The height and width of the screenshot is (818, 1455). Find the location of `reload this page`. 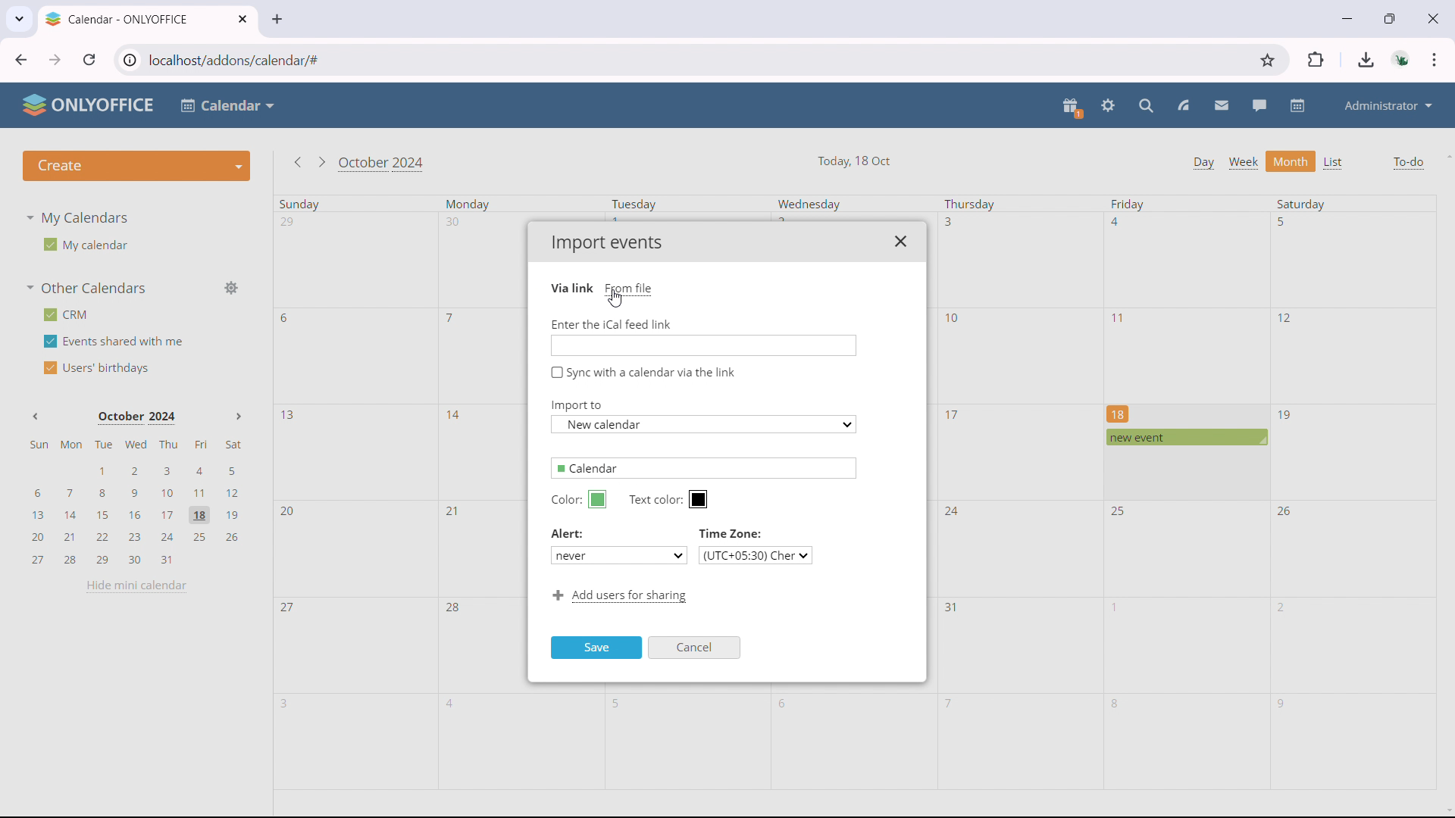

reload this page is located at coordinates (90, 59).